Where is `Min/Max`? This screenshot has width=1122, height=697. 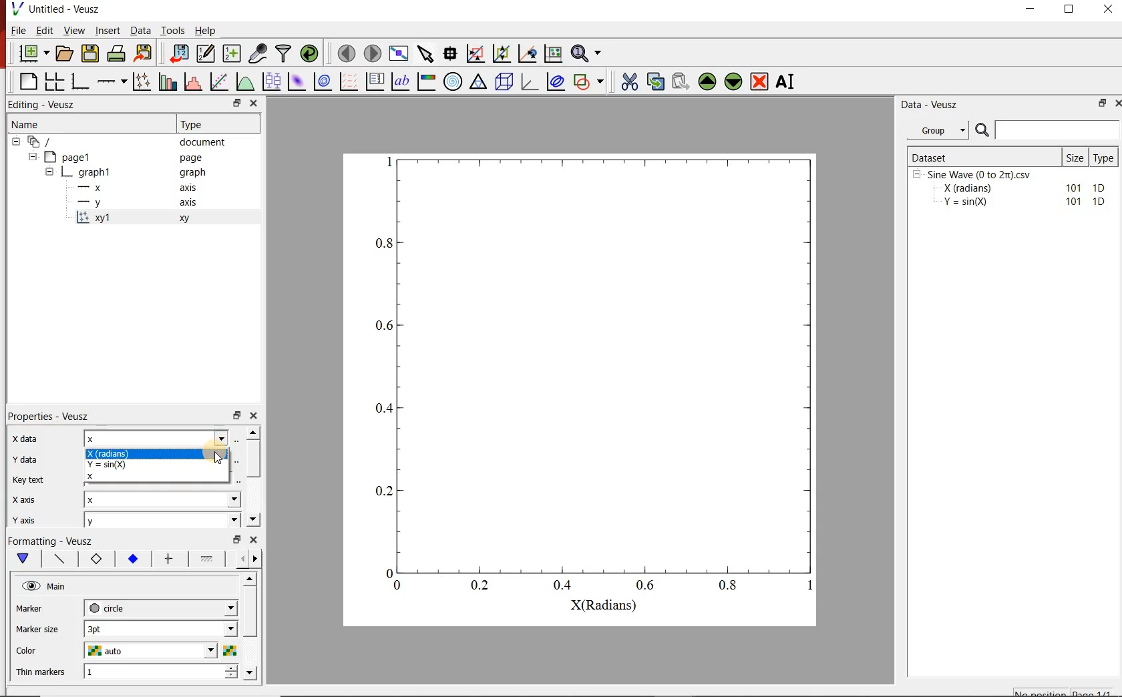
Min/Max is located at coordinates (235, 103).